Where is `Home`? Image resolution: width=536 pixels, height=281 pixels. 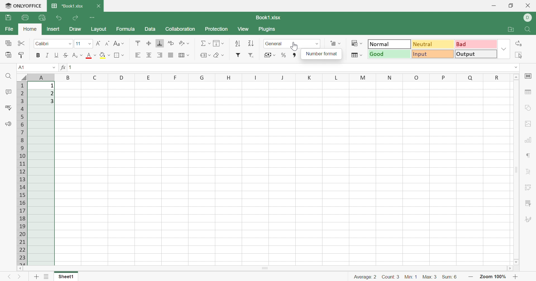
Home is located at coordinates (30, 29).